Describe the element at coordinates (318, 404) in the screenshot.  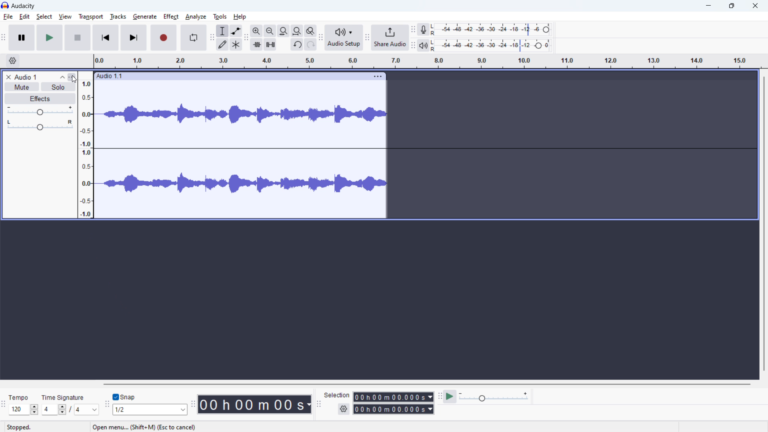
I see `selection toolbar` at that location.